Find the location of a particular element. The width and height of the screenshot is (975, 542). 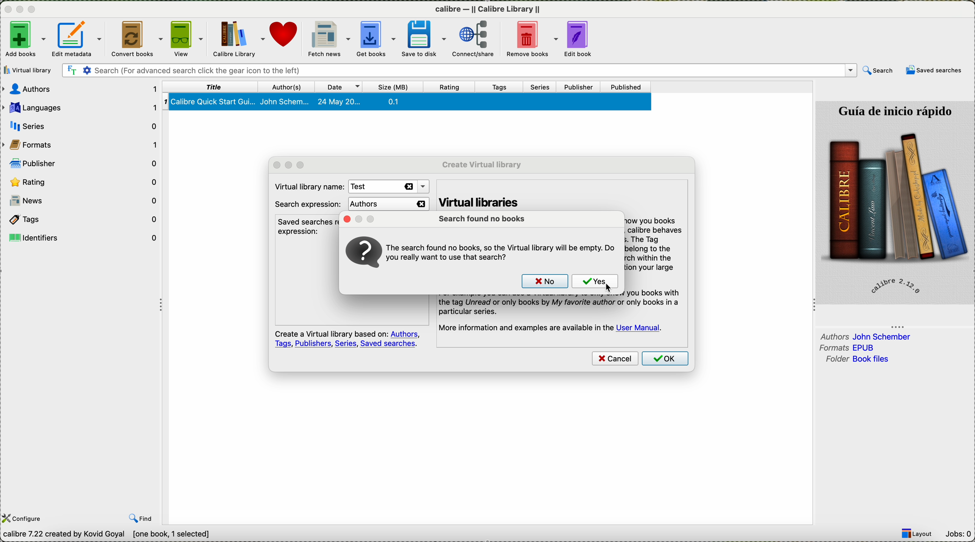

authors is located at coordinates (389, 204).